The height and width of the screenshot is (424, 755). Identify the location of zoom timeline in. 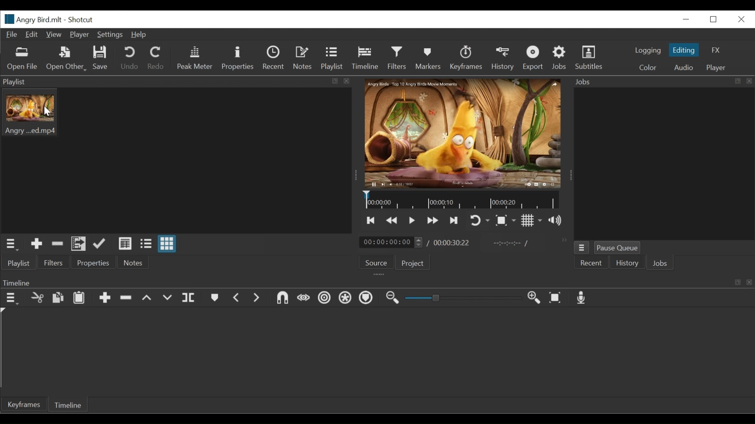
(534, 298).